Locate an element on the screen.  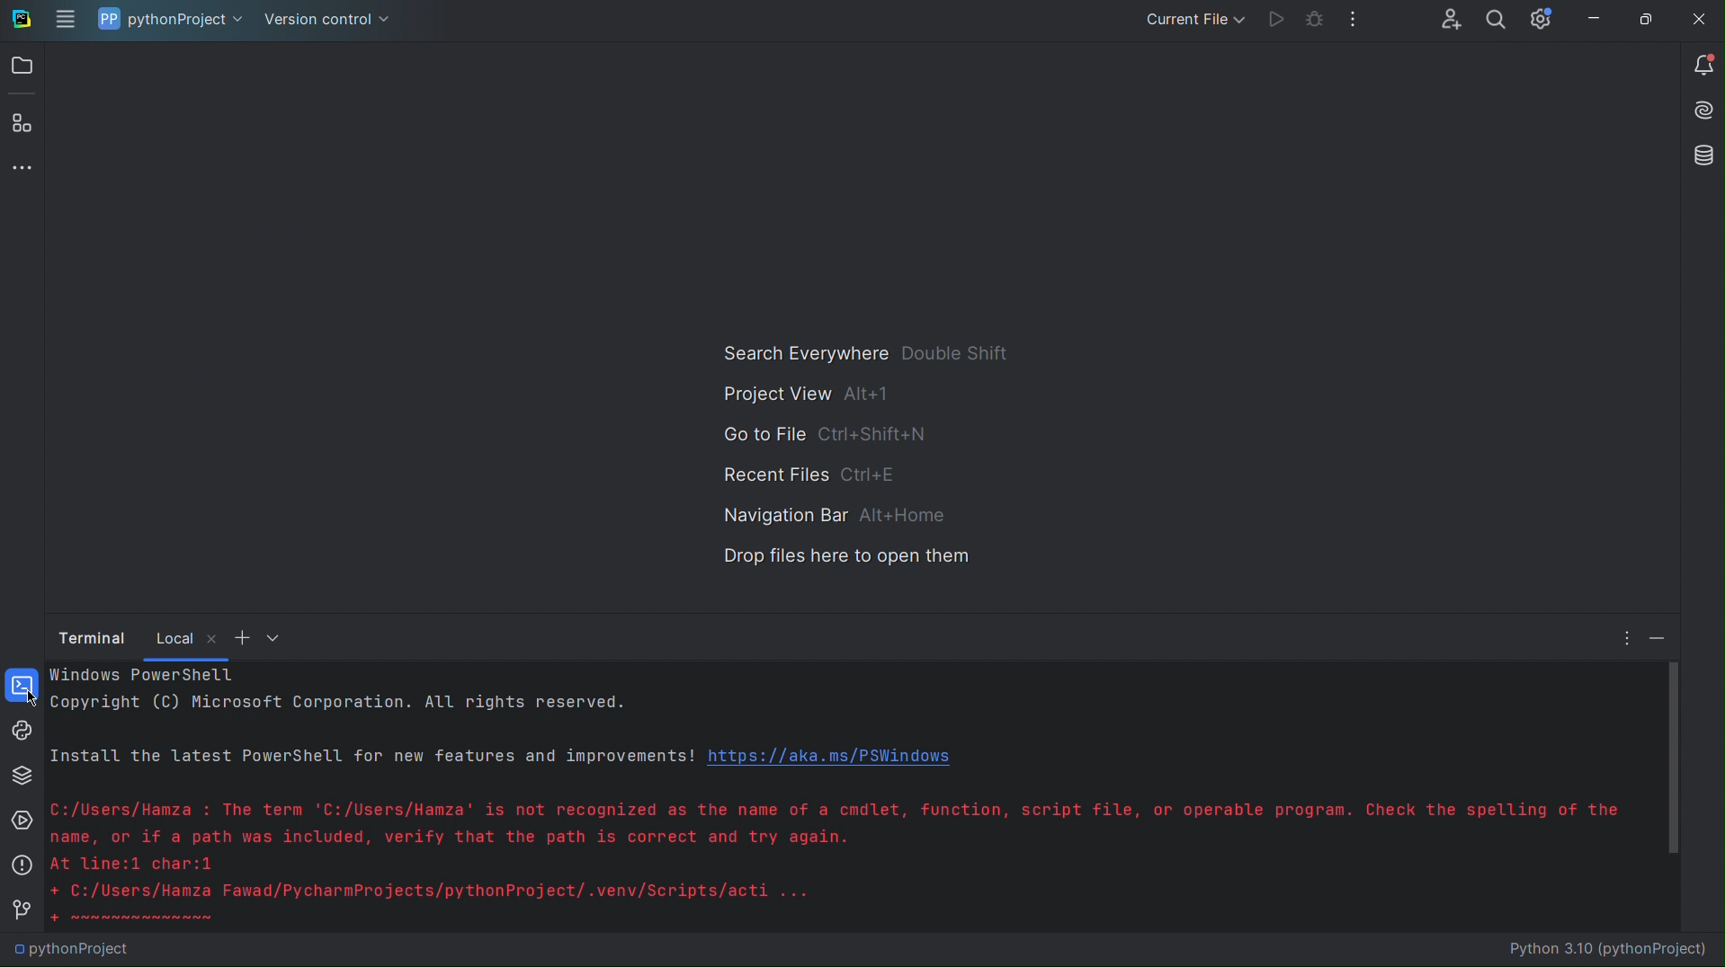
Application Menu is located at coordinates (66, 19).